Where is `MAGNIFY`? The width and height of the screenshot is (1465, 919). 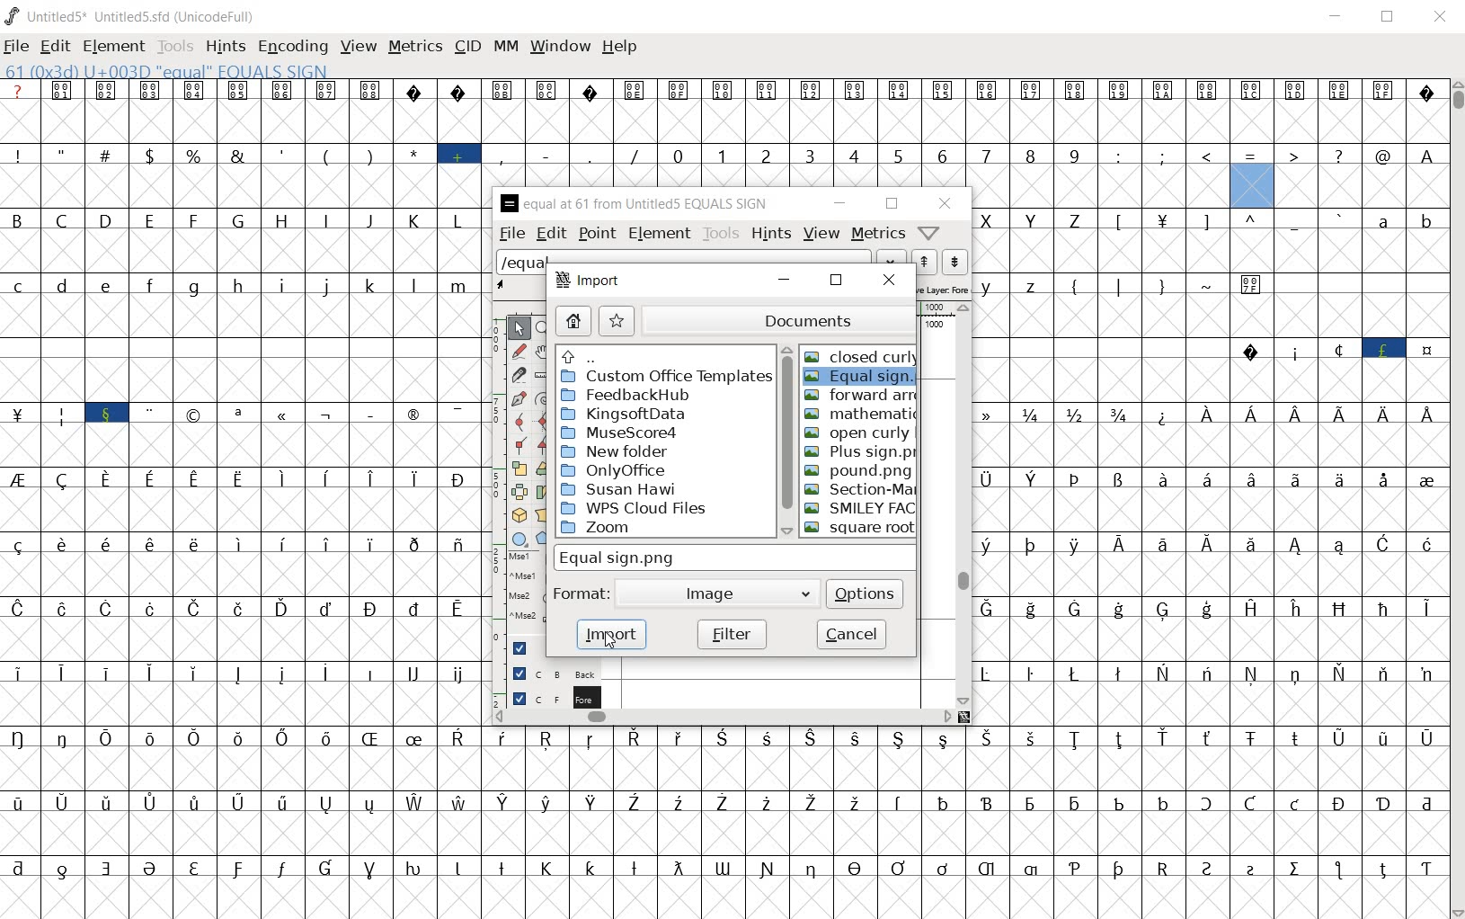 MAGNIFY is located at coordinates (543, 327).